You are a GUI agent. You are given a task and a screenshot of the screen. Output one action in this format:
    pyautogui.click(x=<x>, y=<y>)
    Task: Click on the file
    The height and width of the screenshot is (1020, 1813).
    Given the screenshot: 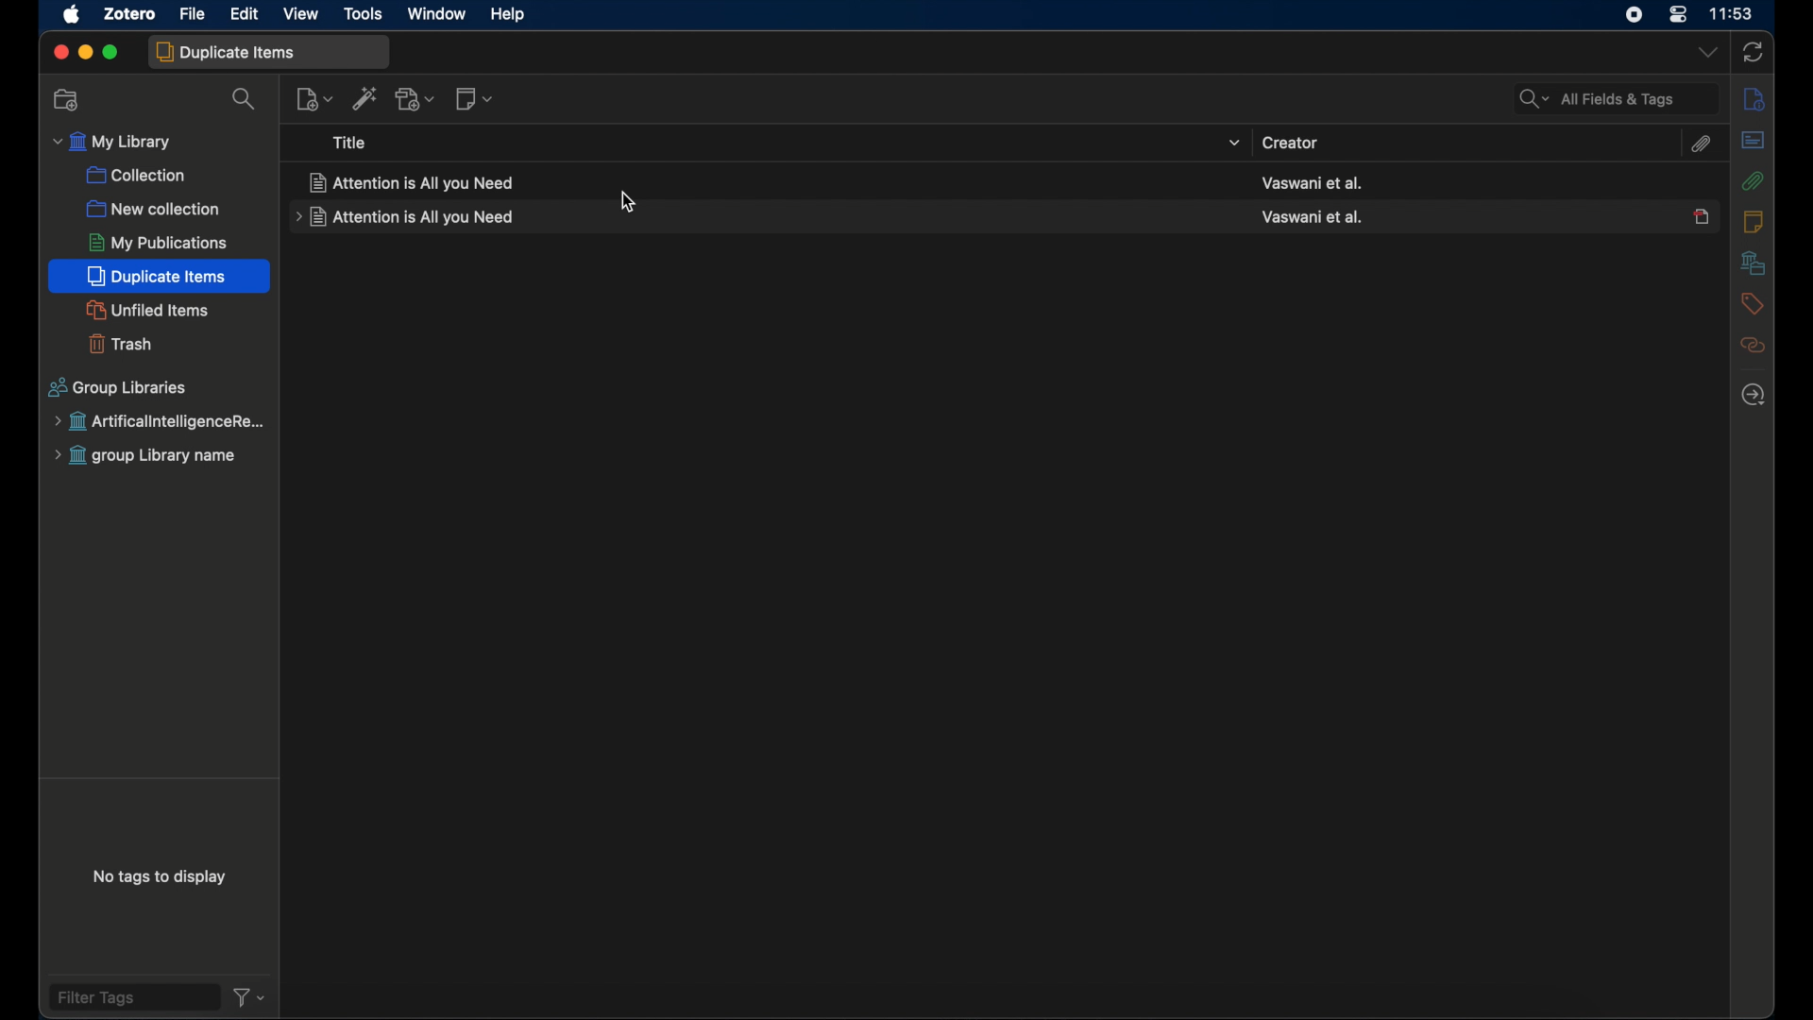 What is the action you would take?
    pyautogui.click(x=195, y=13)
    